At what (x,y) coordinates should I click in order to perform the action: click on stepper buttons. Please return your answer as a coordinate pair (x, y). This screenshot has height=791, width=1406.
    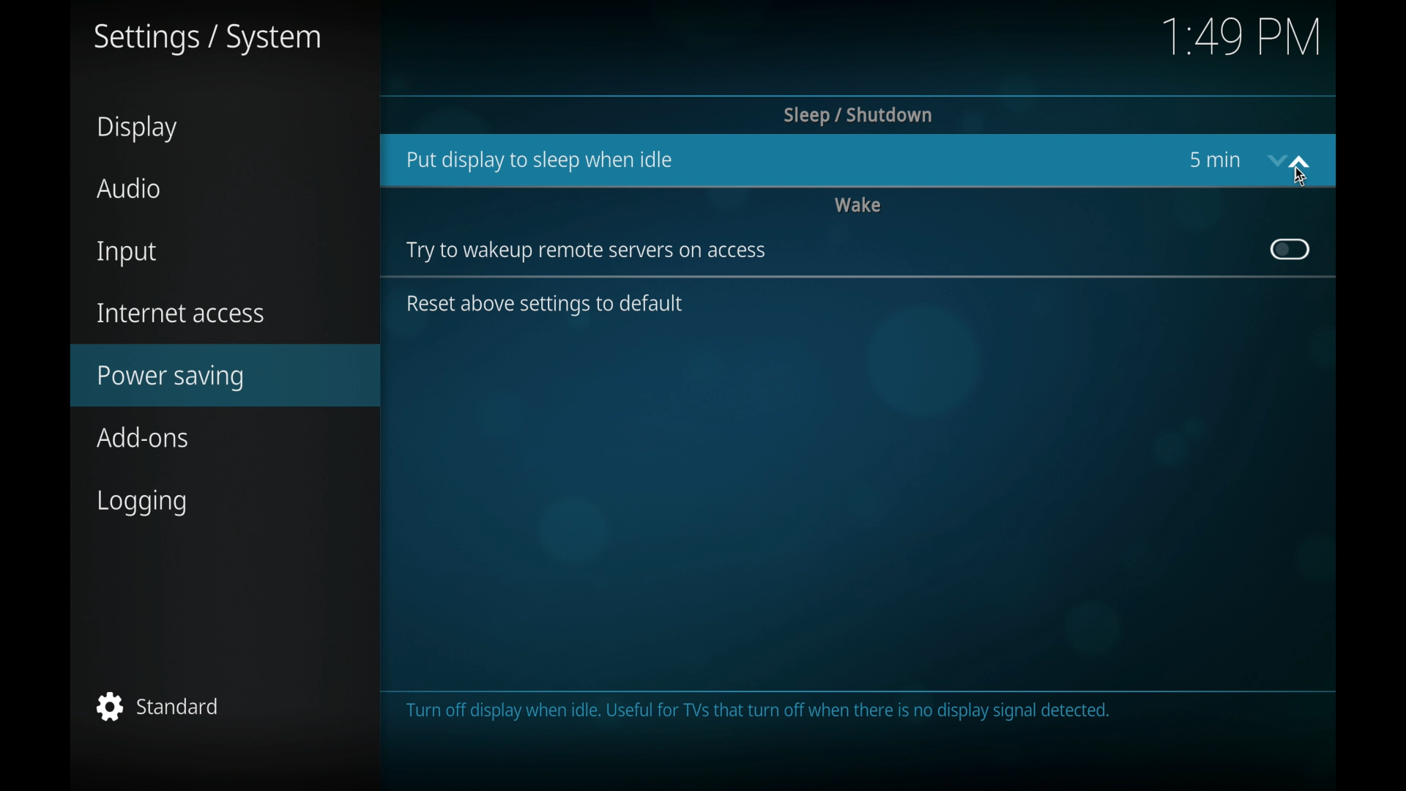
    Looking at the image, I should click on (1287, 160).